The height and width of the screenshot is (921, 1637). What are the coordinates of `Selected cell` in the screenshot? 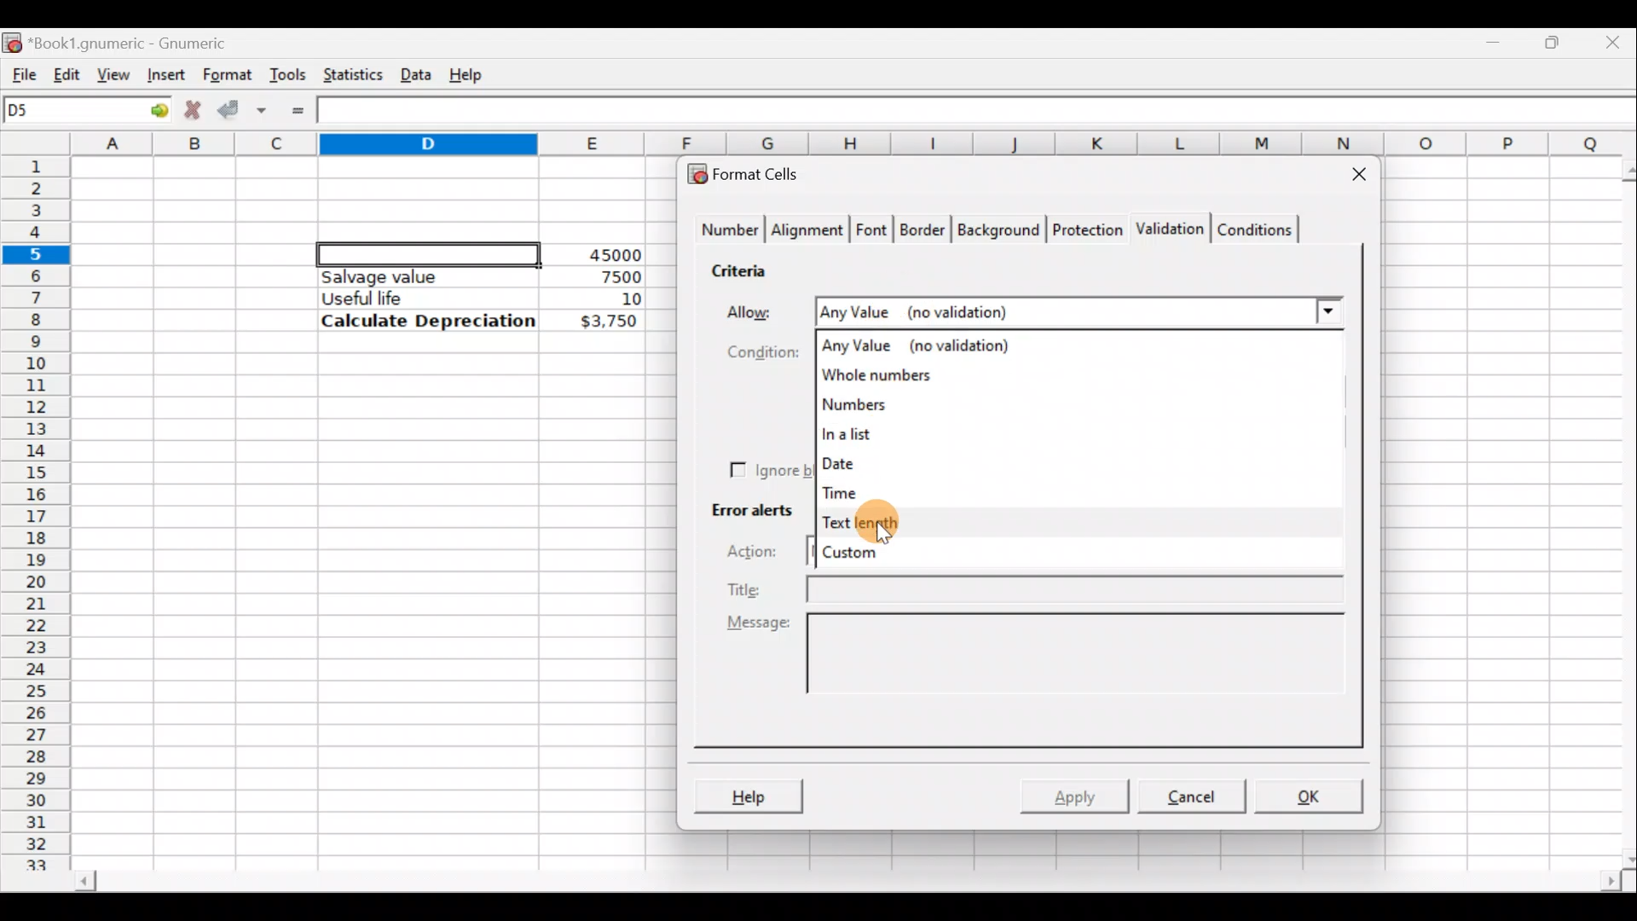 It's located at (429, 252).